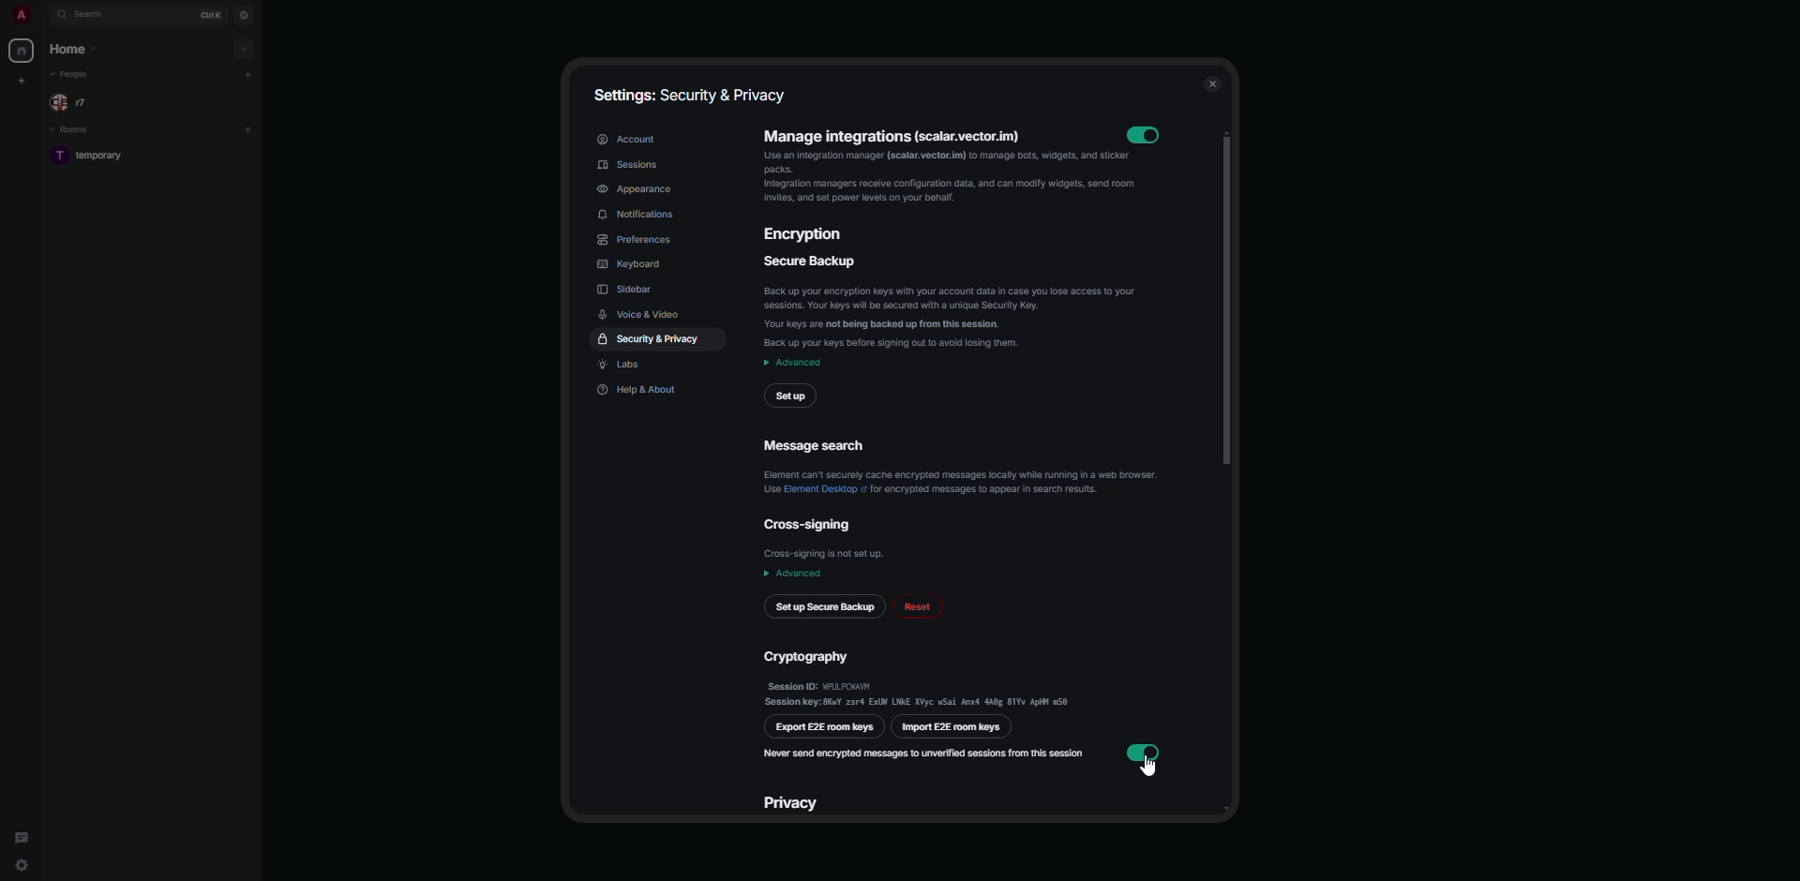  Describe the element at coordinates (920, 605) in the screenshot. I see `reset` at that location.